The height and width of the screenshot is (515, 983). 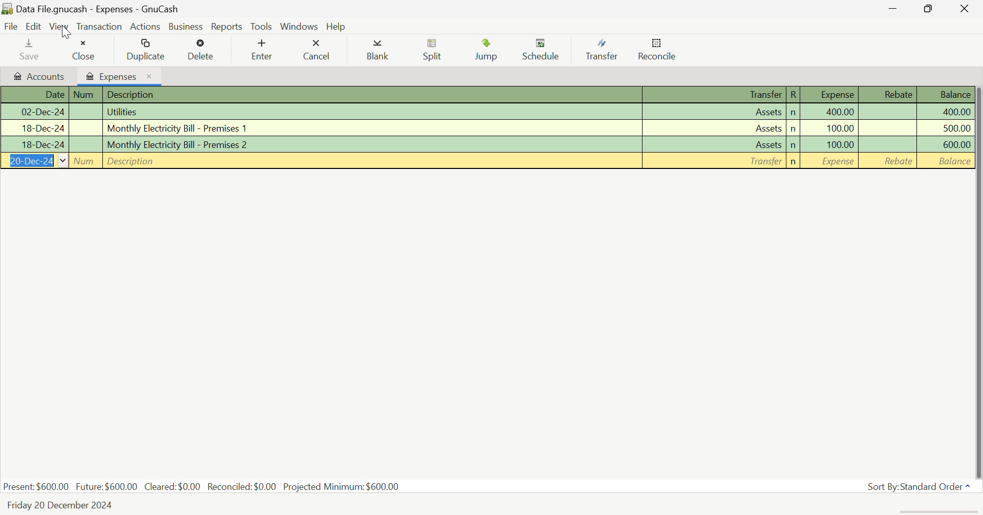 I want to click on Delete, so click(x=205, y=49).